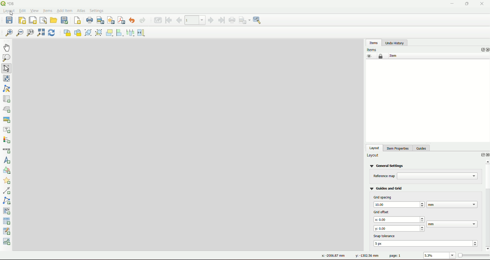  I want to click on undo history, so click(395, 43).